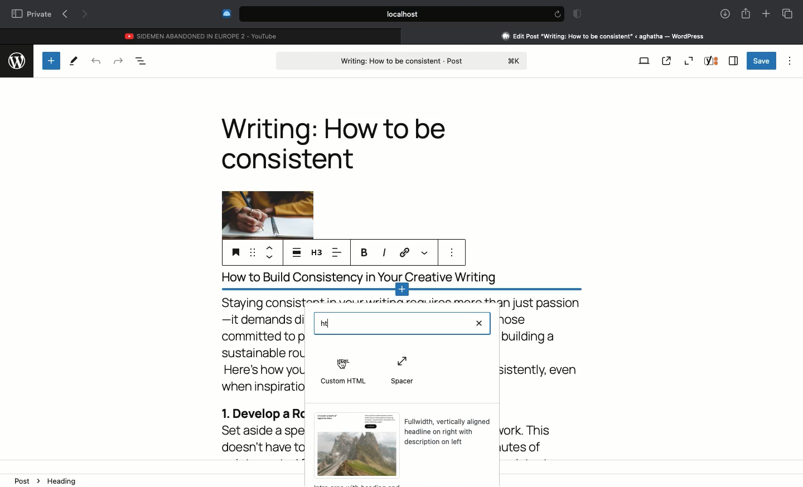 The image size is (803, 487). Describe the element at coordinates (723, 14) in the screenshot. I see `Downlaods` at that location.